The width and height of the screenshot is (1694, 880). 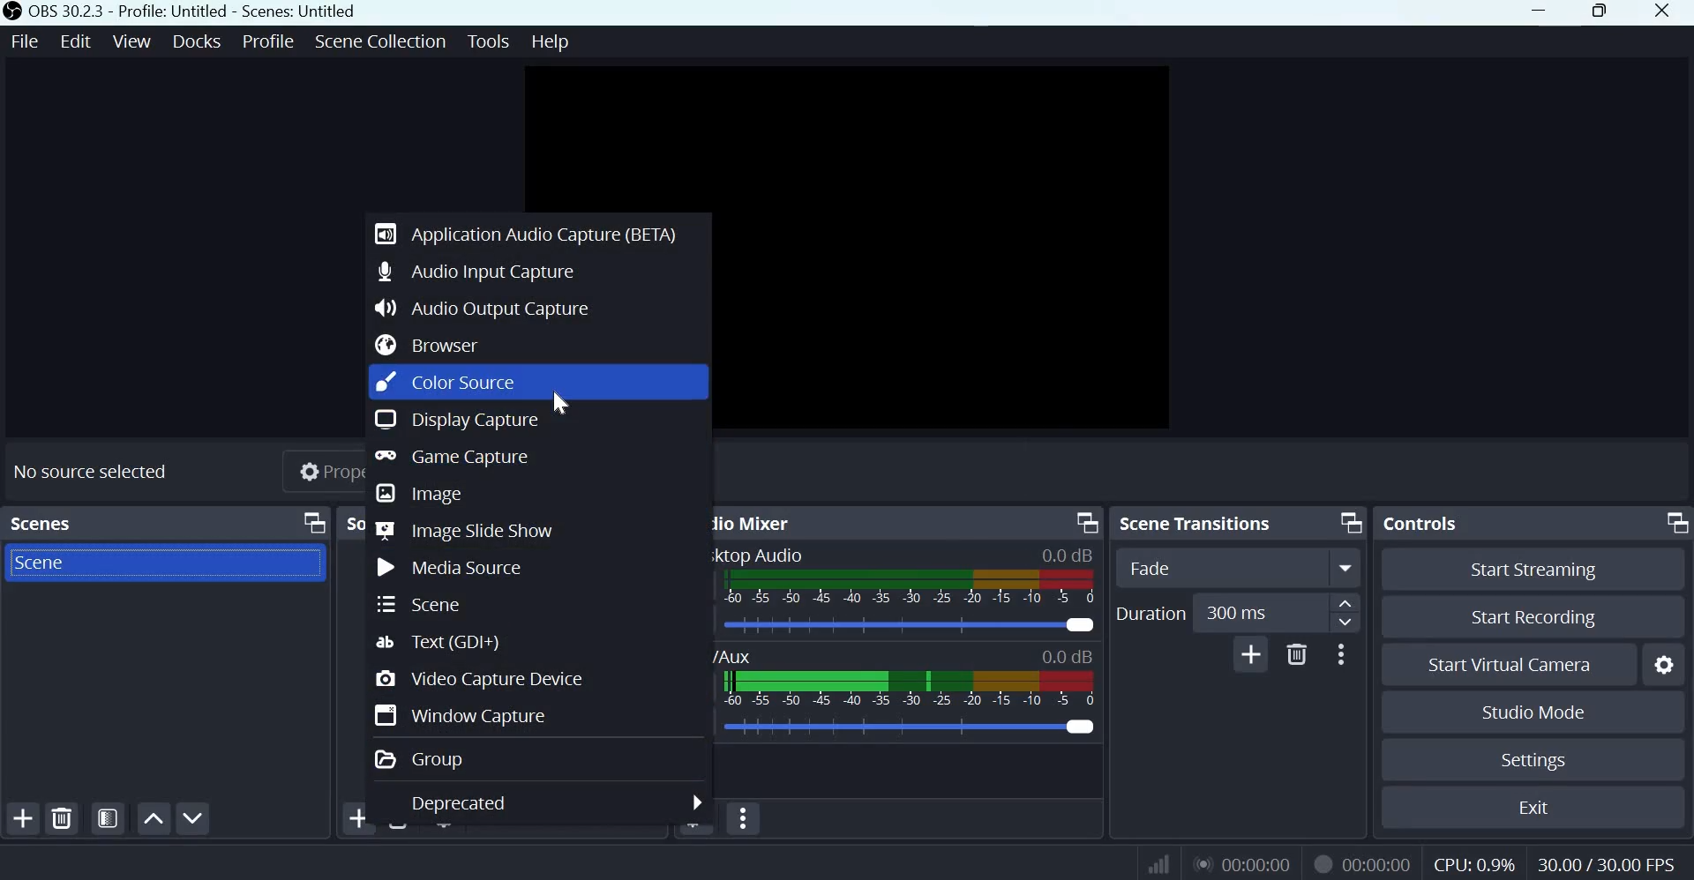 I want to click on Properties, so click(x=325, y=474).